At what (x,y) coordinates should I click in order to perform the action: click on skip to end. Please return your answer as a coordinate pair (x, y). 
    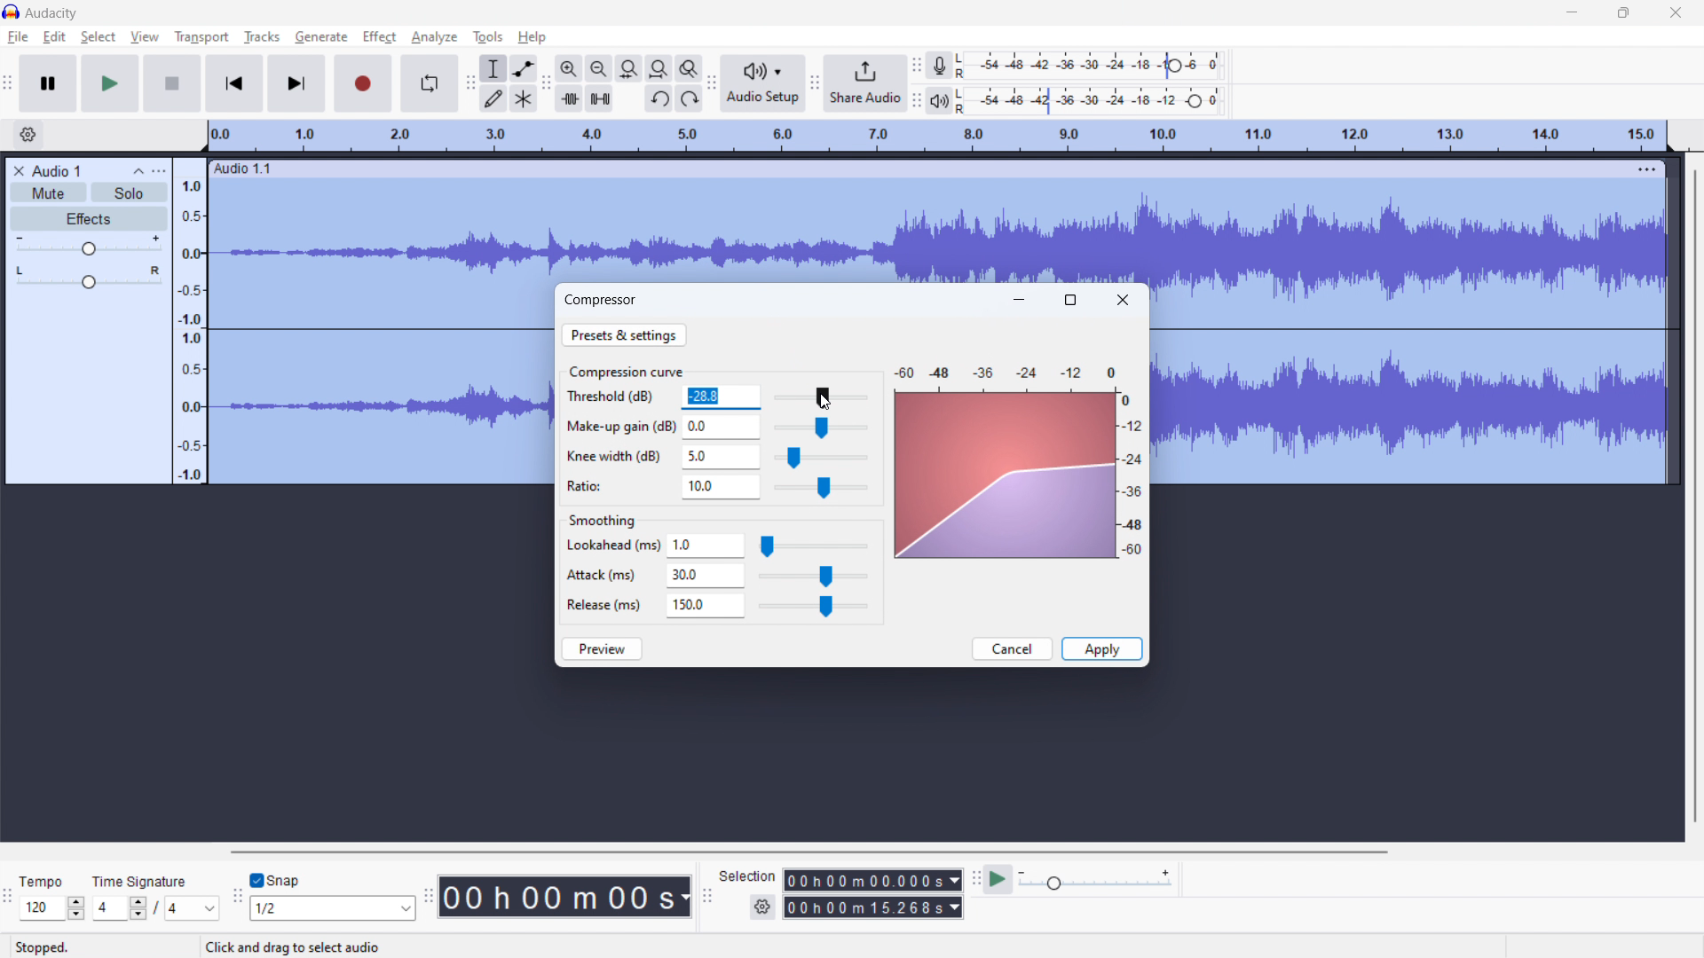
    Looking at the image, I should click on (298, 84).